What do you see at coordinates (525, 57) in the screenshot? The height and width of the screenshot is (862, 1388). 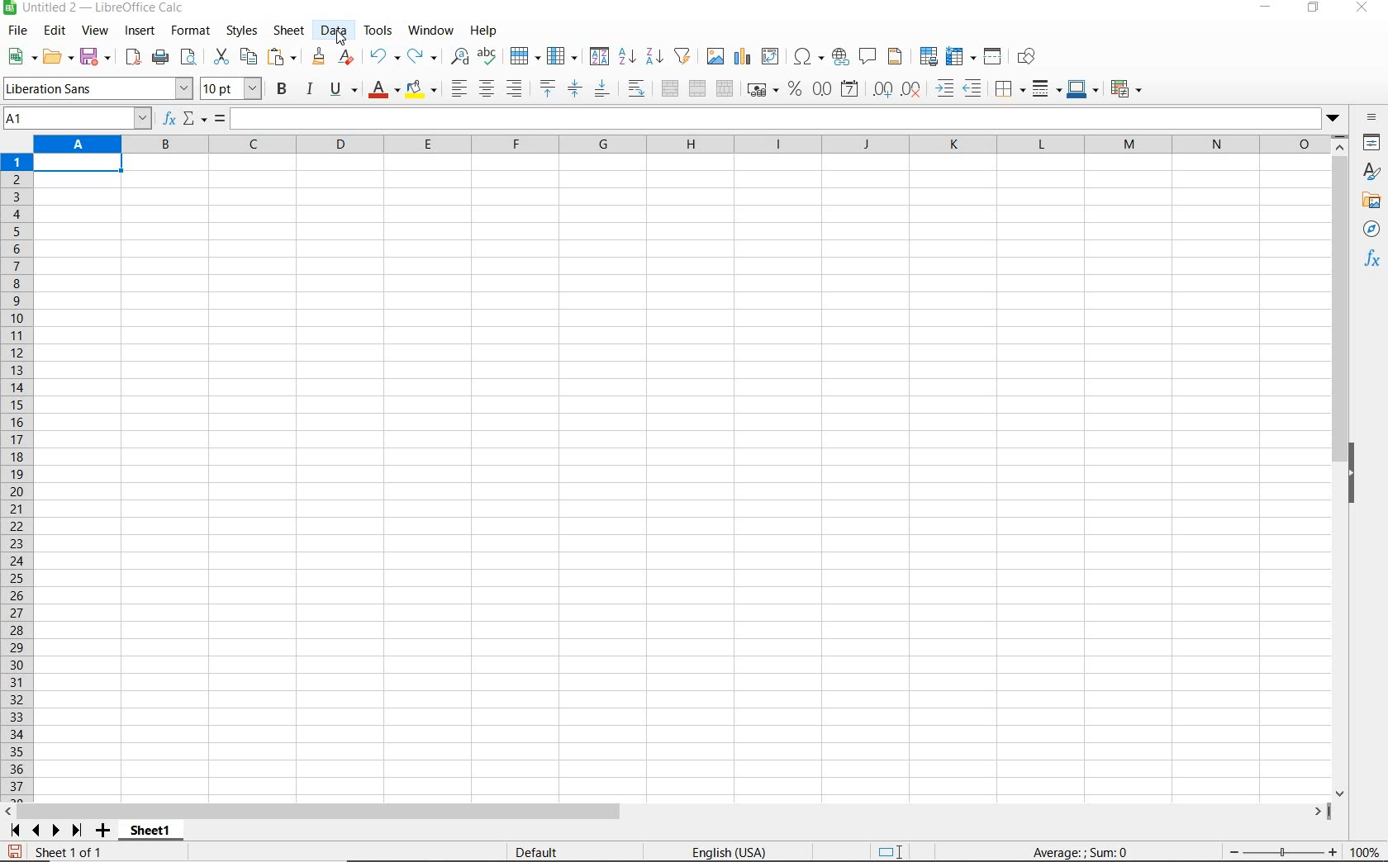 I see `row` at bounding box center [525, 57].